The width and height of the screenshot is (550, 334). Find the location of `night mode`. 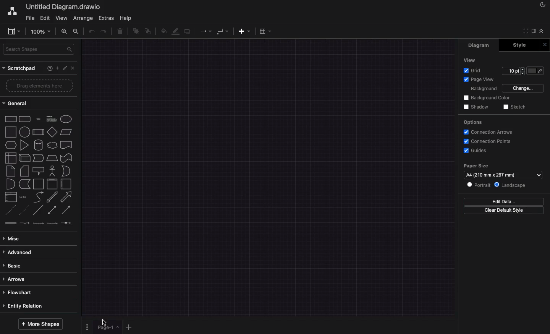

night mode is located at coordinates (542, 5).